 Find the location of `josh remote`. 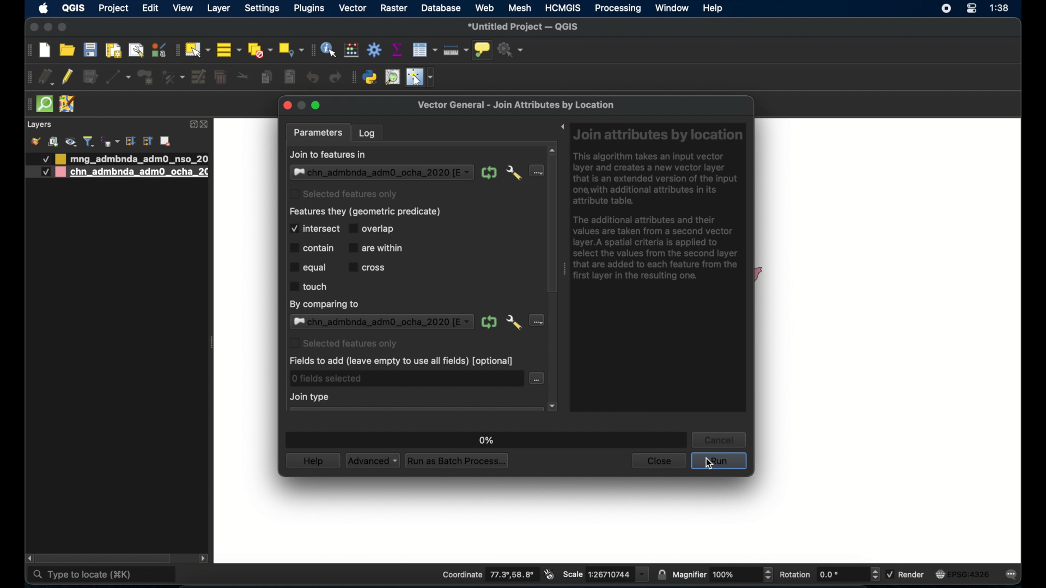

josh remote is located at coordinates (68, 105).